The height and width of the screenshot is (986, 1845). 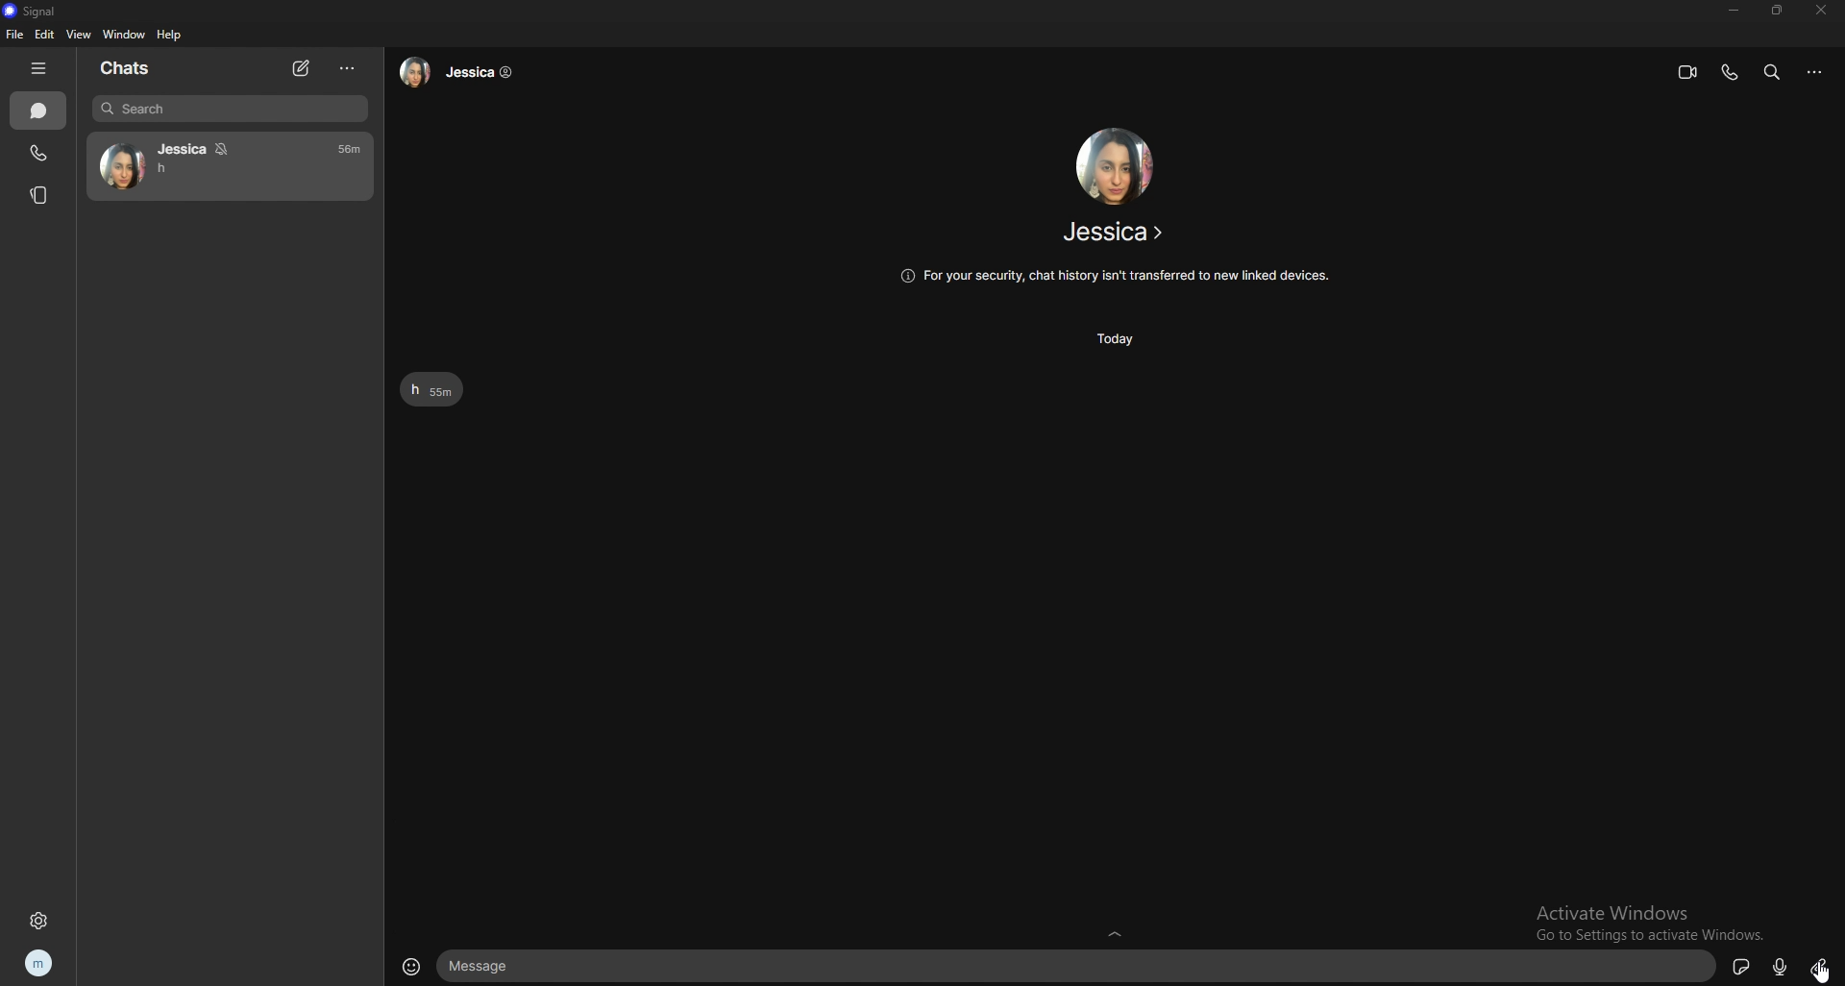 What do you see at coordinates (39, 153) in the screenshot?
I see `calls` at bounding box center [39, 153].